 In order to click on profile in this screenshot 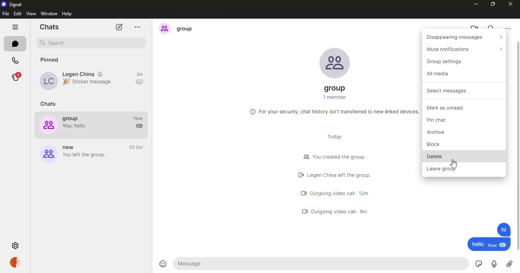, I will do `click(47, 81)`.